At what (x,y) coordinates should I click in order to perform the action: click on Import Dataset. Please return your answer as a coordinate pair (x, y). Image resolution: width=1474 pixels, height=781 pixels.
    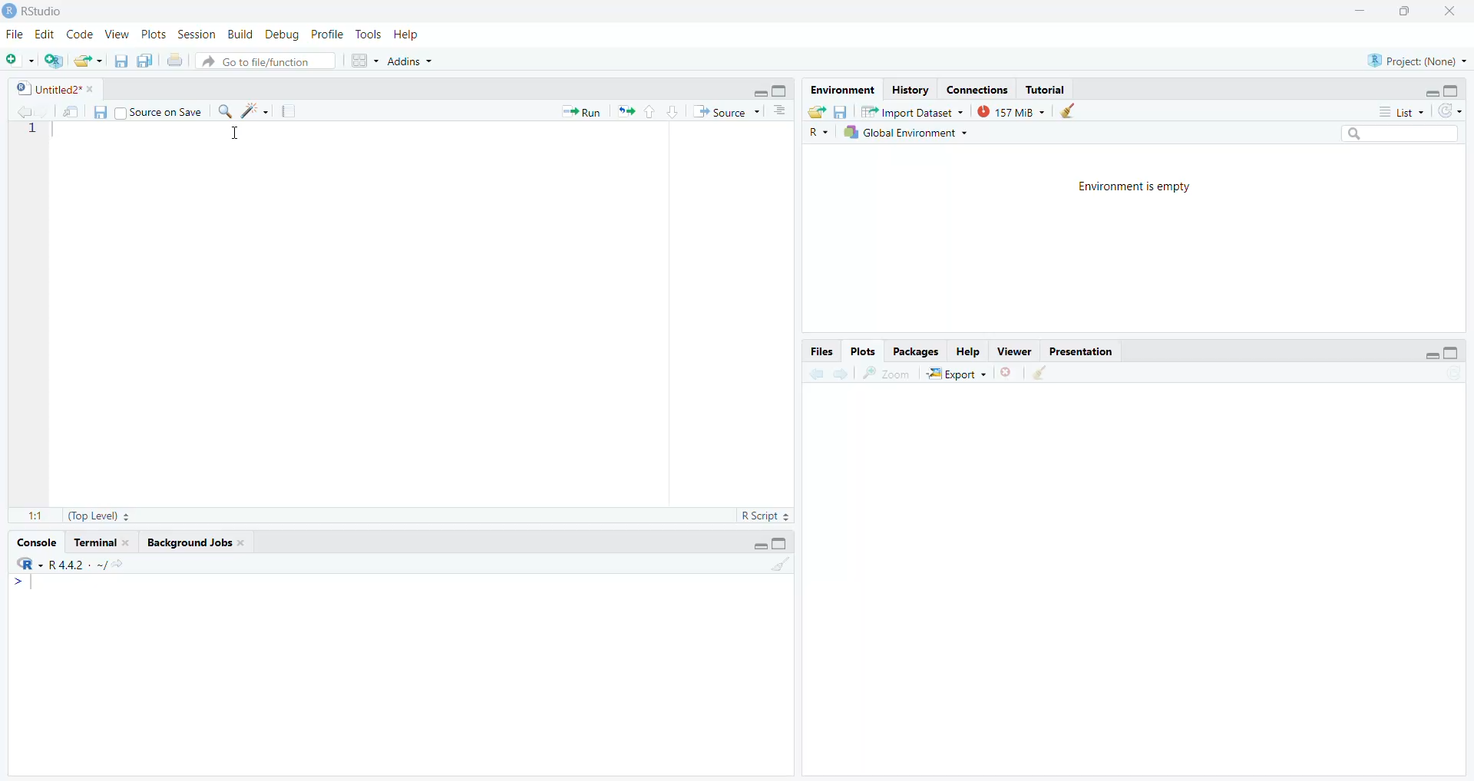
    Looking at the image, I should click on (912, 112).